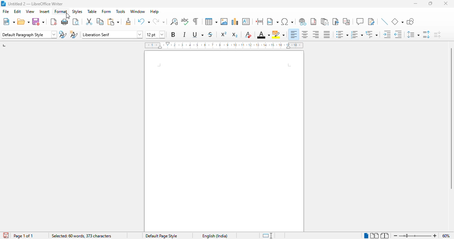  Describe the element at coordinates (106, 11) in the screenshot. I see `form` at that location.